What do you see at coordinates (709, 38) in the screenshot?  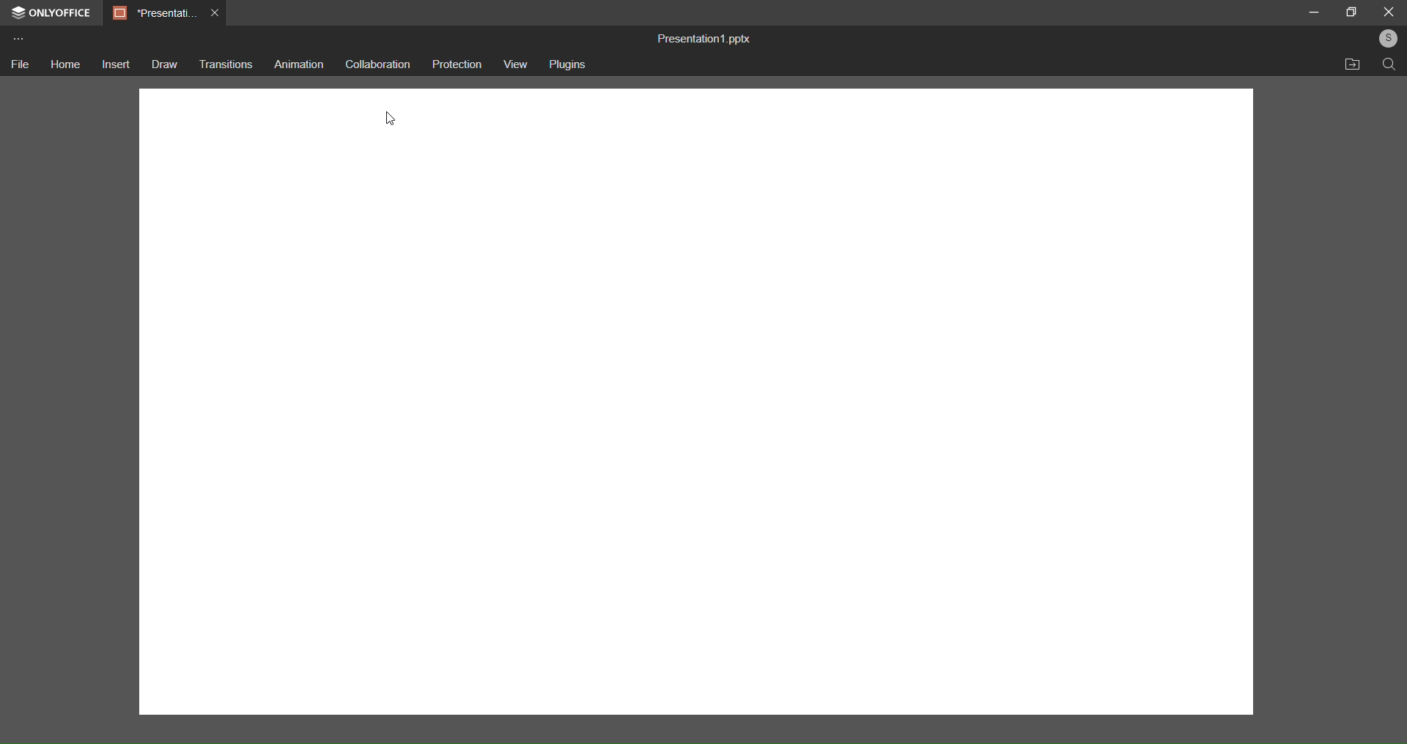 I see `Presentation. pptx` at bounding box center [709, 38].